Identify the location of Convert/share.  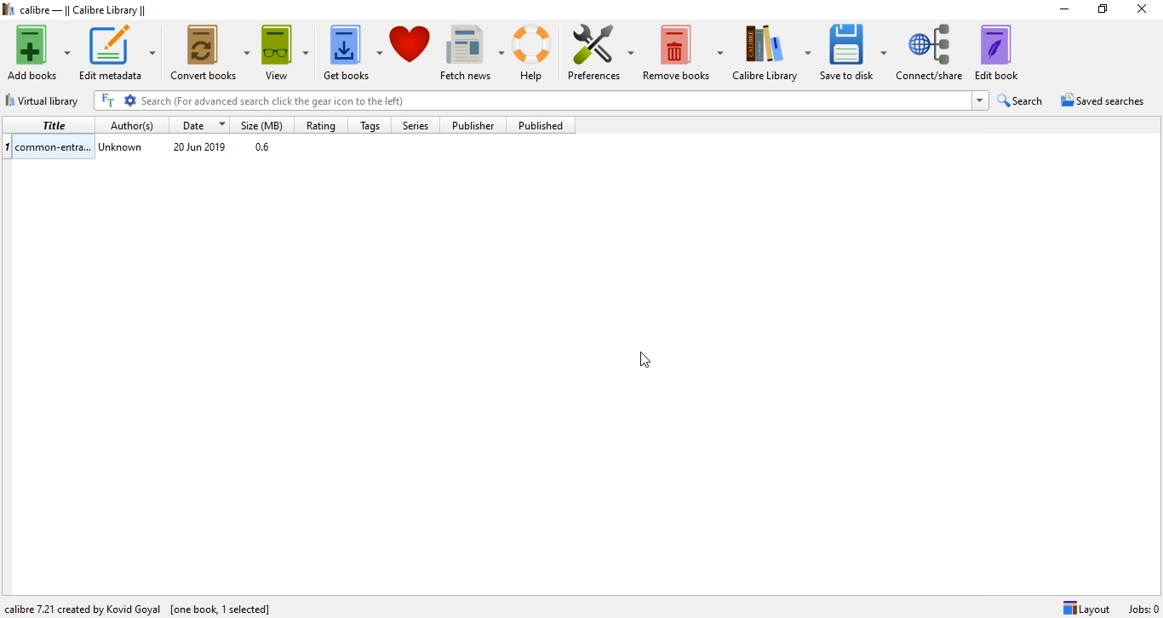
(932, 50).